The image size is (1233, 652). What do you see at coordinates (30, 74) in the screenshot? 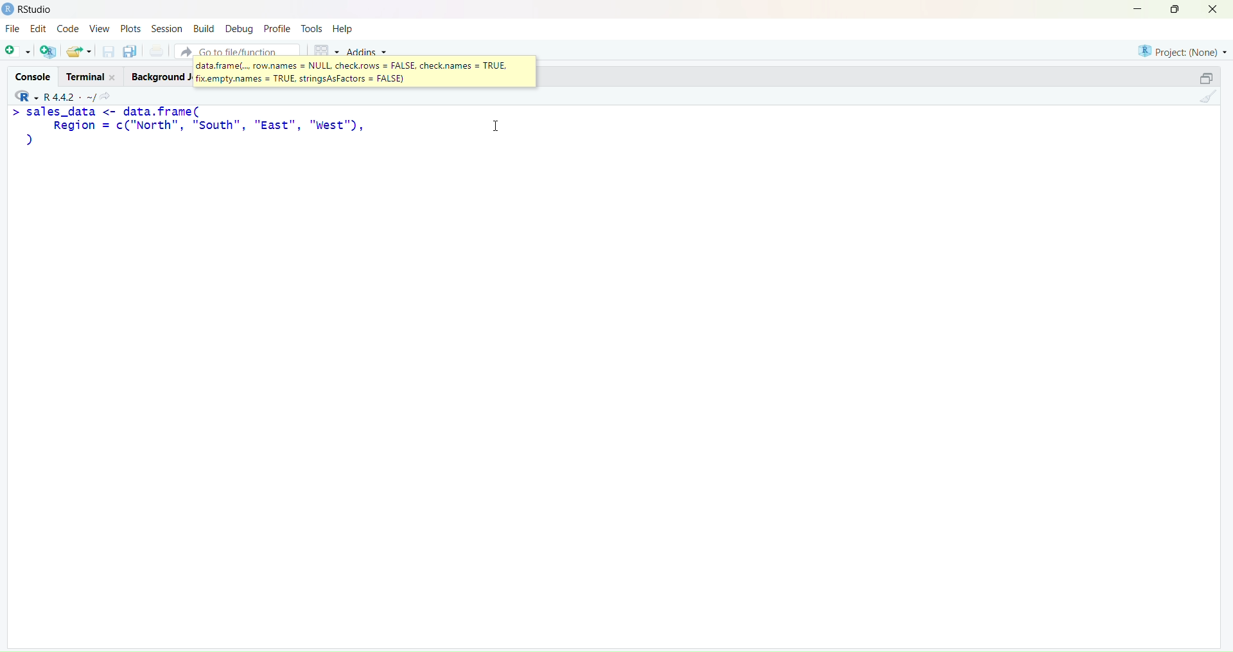
I see `Console` at bounding box center [30, 74].